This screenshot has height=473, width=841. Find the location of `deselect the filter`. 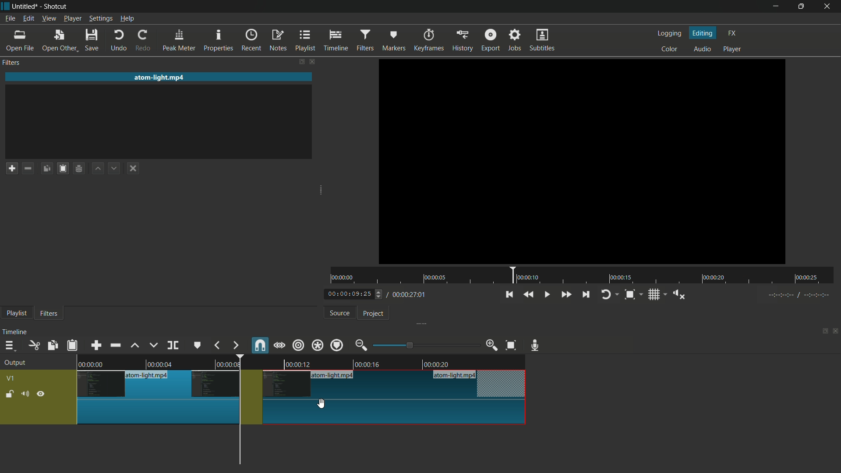

deselect the filter is located at coordinates (135, 169).